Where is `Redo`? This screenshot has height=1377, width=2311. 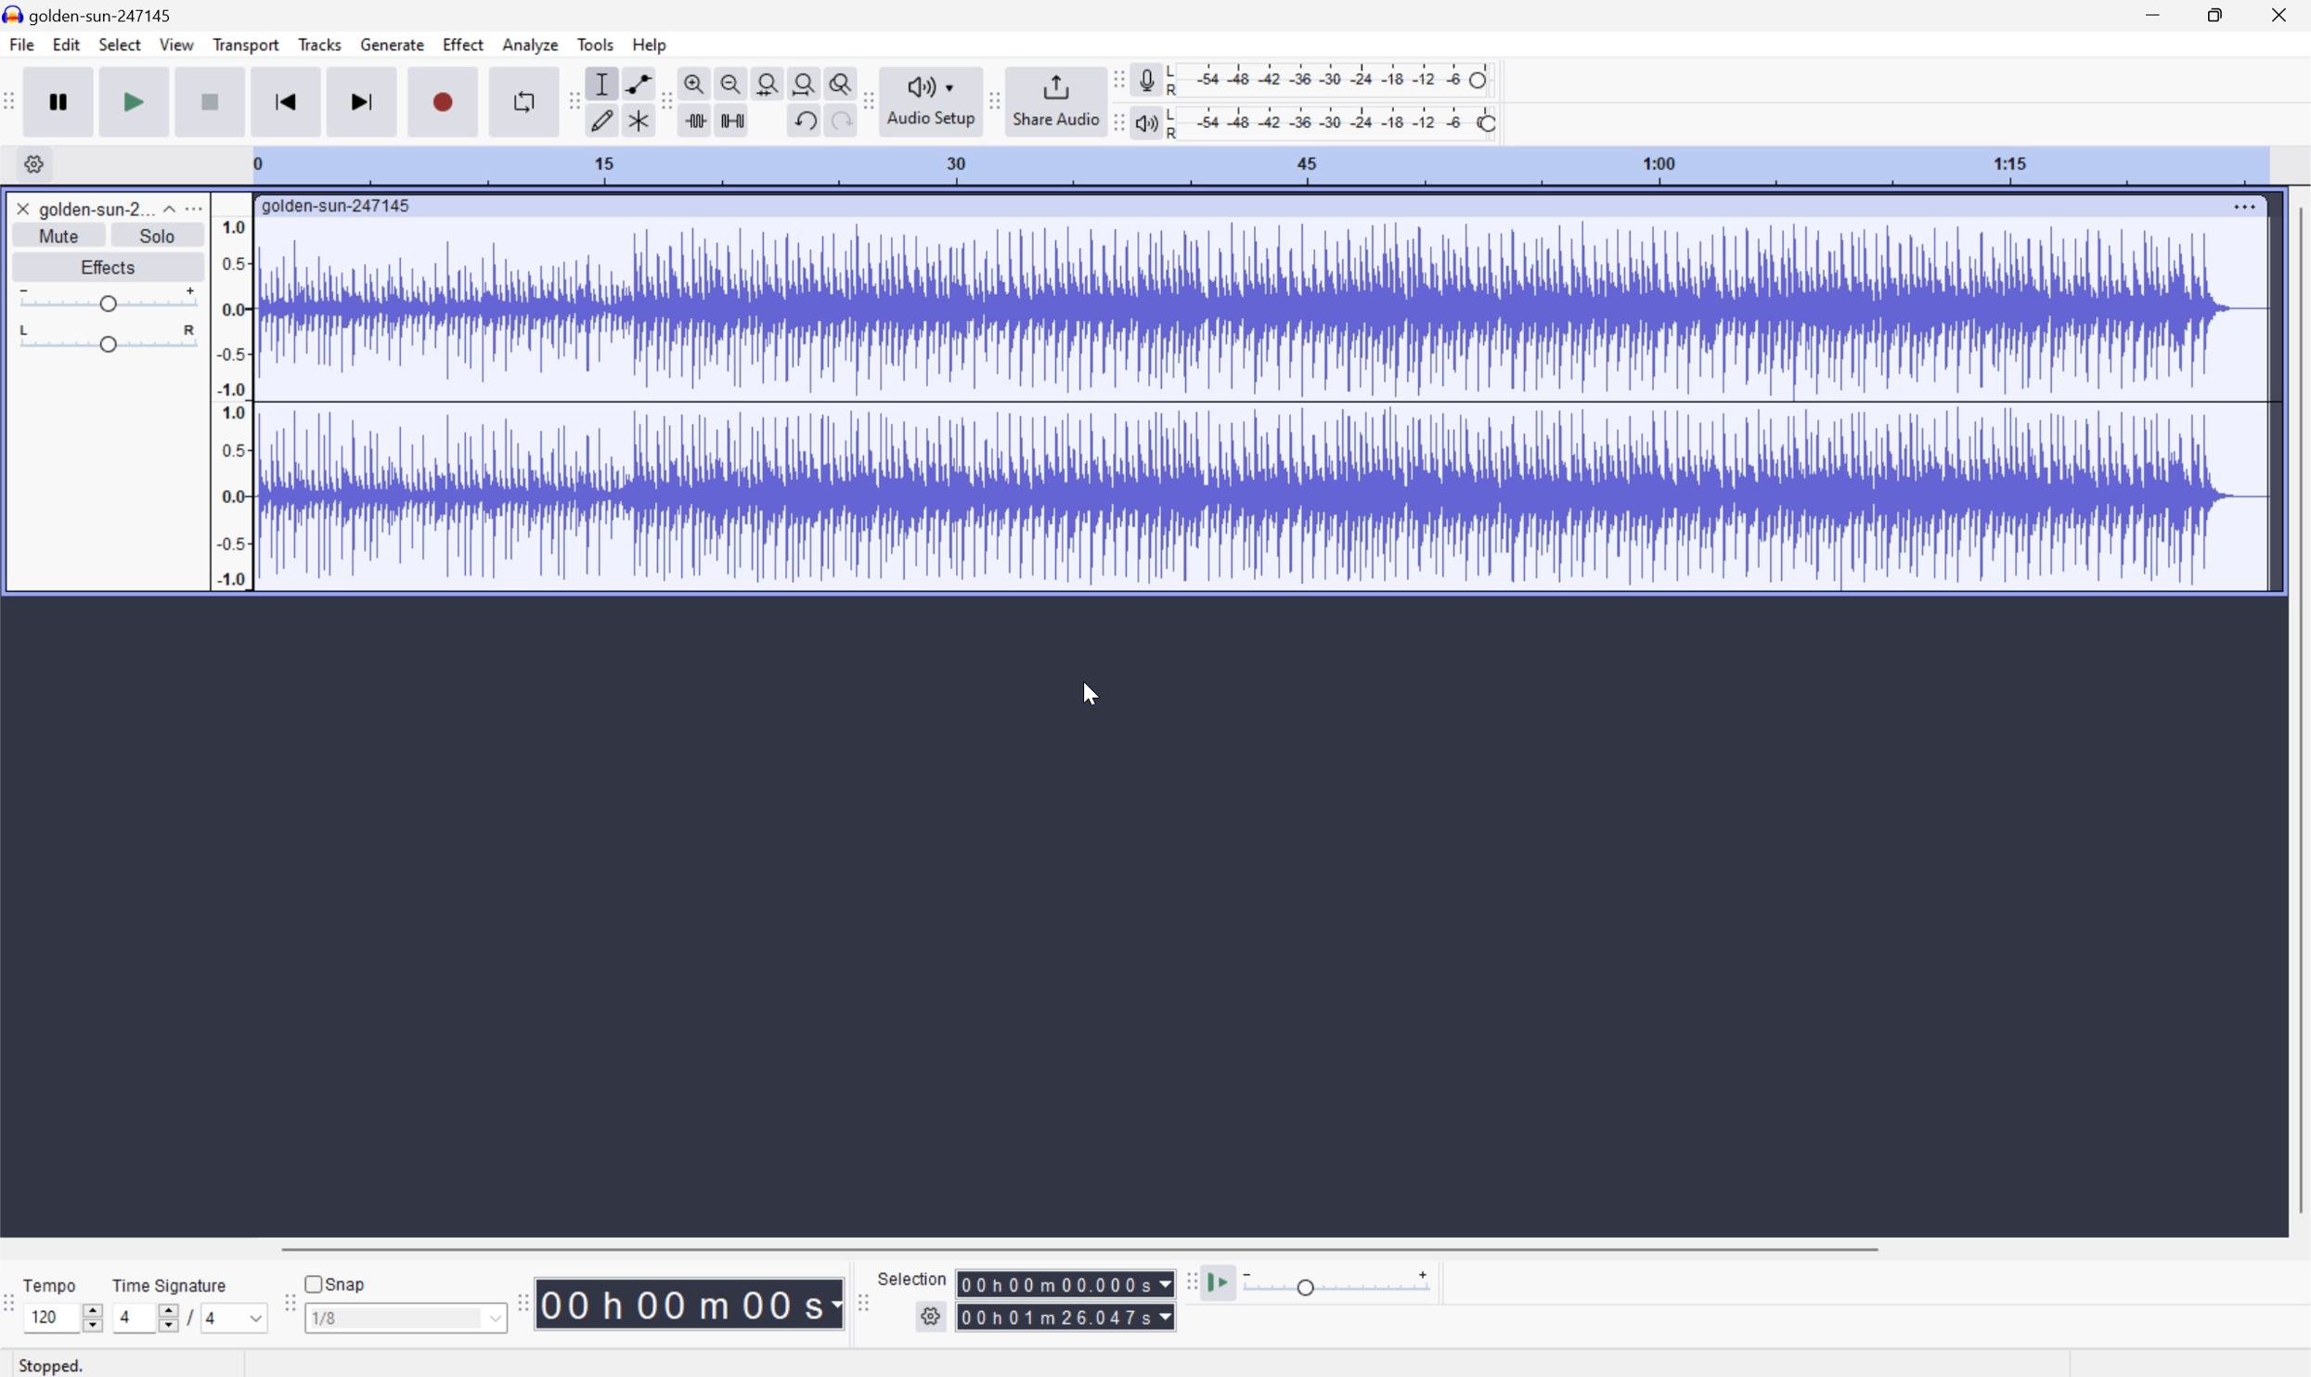 Redo is located at coordinates (839, 122).